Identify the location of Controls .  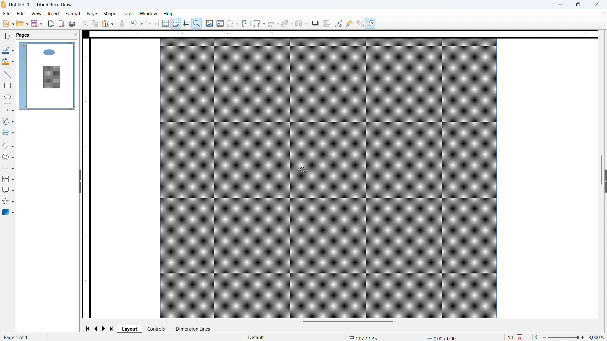
(157, 329).